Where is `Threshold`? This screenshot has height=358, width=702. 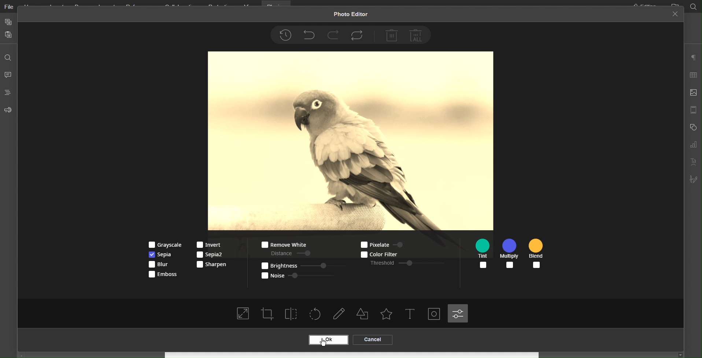
Threshold is located at coordinates (408, 263).